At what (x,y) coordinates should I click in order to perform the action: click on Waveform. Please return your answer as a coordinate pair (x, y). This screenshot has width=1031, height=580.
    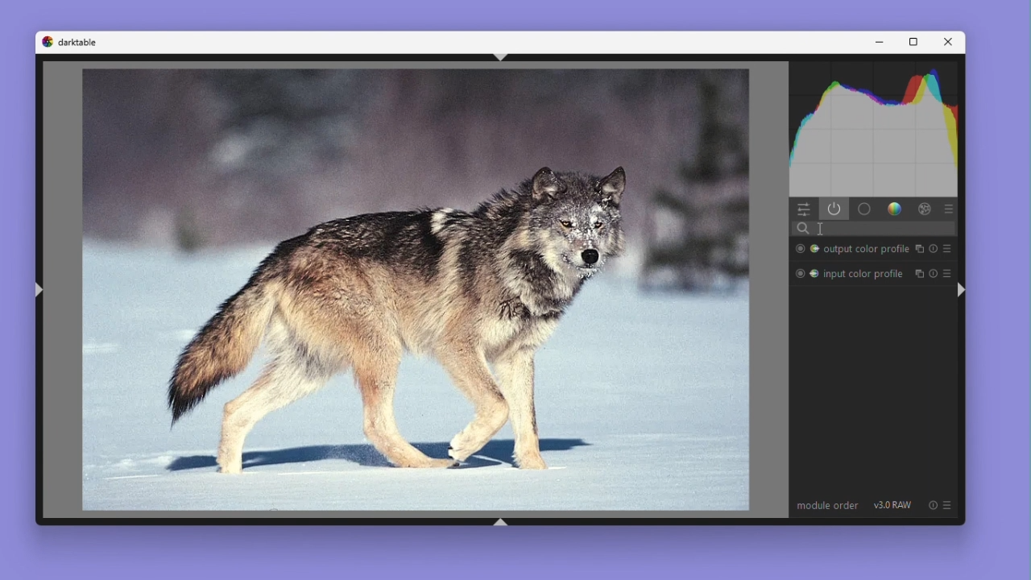
    Looking at the image, I should click on (875, 131).